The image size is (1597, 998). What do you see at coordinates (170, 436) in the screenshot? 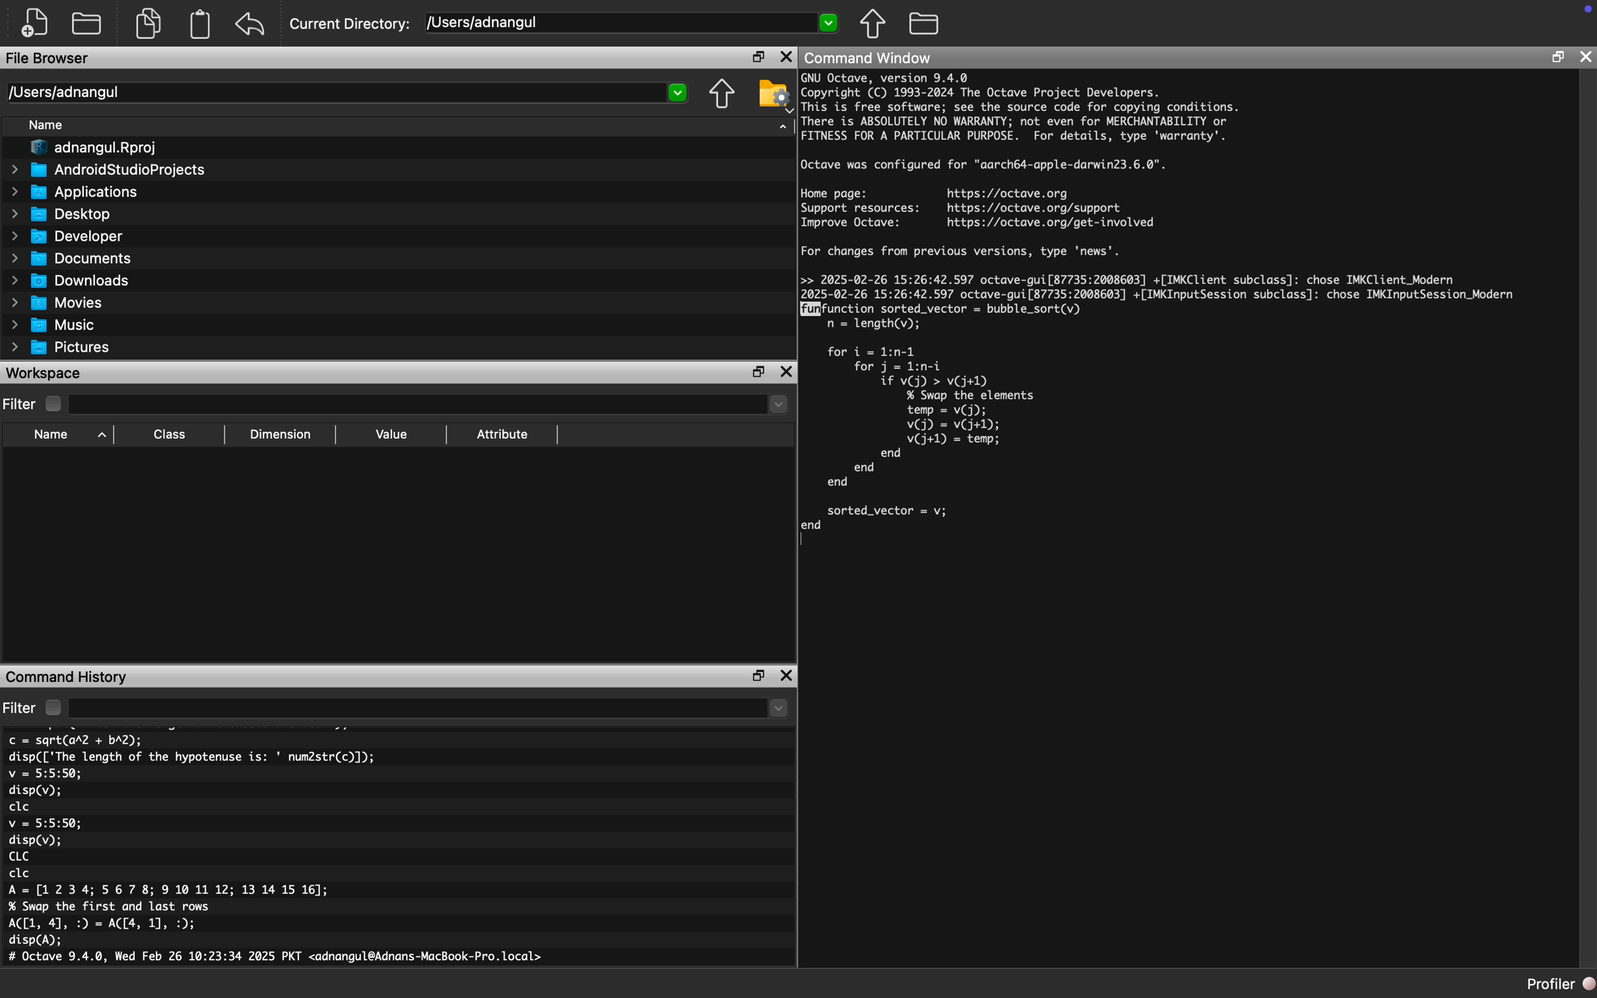
I see `Class` at bounding box center [170, 436].